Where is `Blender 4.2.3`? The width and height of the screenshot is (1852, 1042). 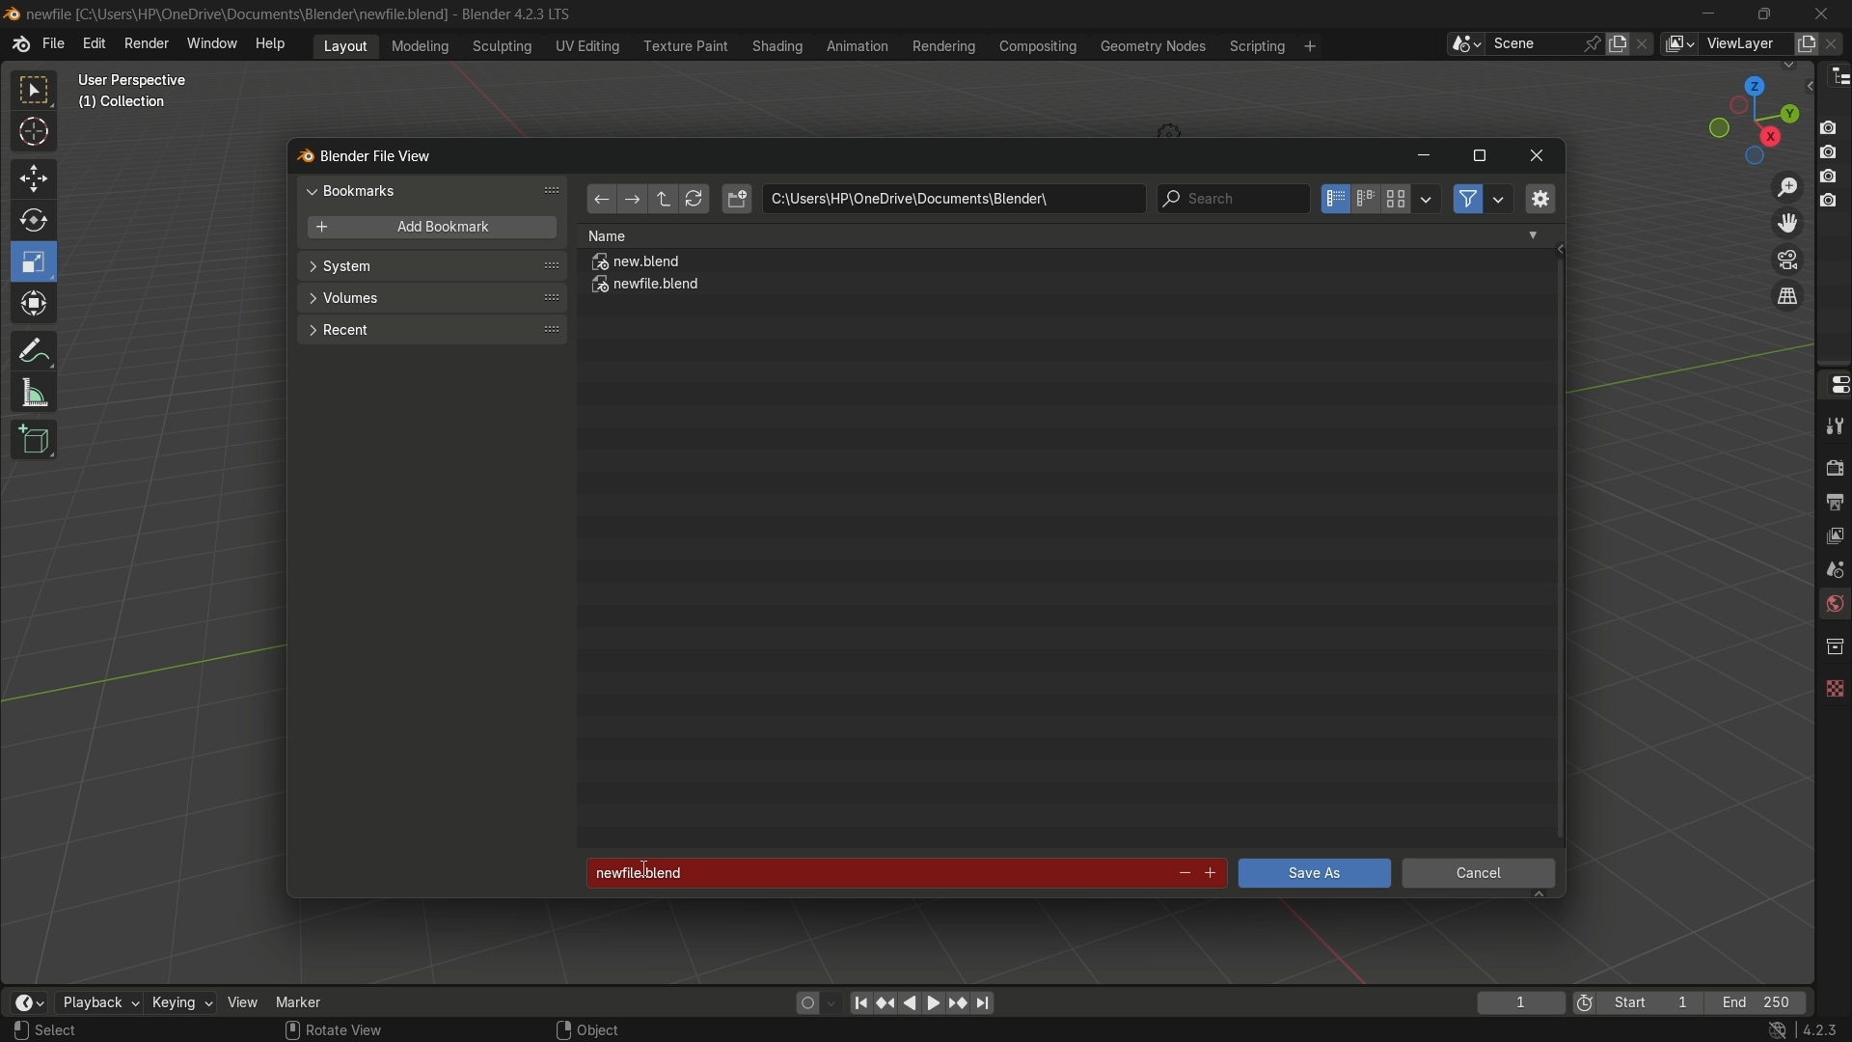
Blender 4.2.3 is located at coordinates (511, 14).